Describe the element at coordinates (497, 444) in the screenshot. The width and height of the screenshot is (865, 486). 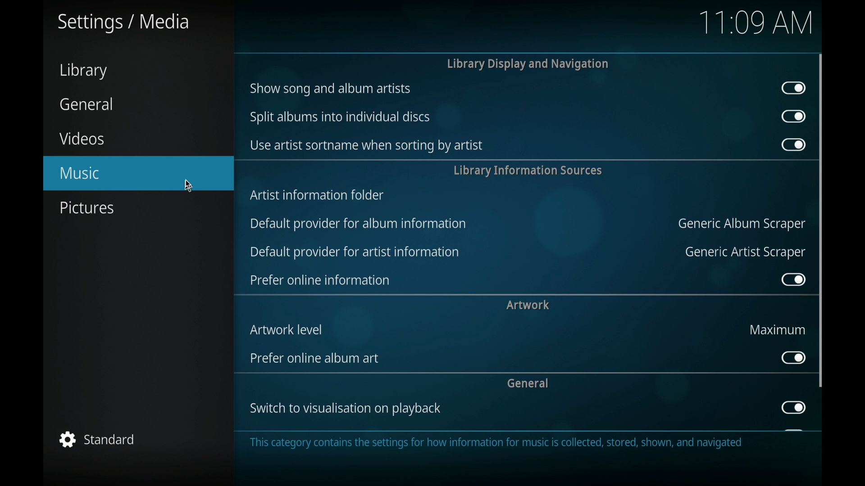
I see `This category contains the settings for how information for music is collected, stored, shown, and navigated` at that location.